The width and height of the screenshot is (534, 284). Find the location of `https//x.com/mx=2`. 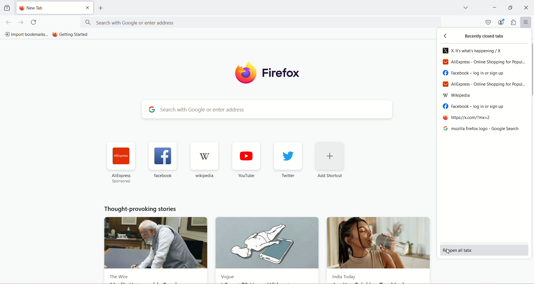

https//x.com/mx=2 is located at coordinates (486, 118).